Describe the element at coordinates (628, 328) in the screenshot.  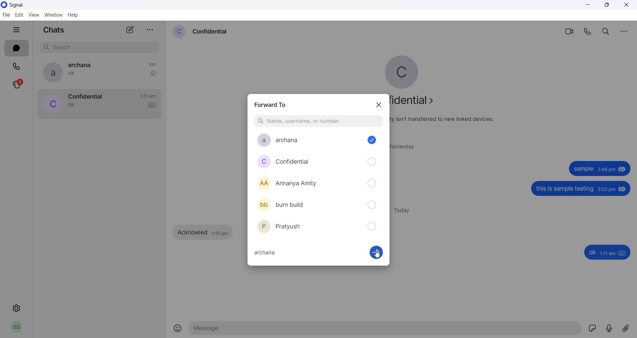
I see `share attachment` at that location.